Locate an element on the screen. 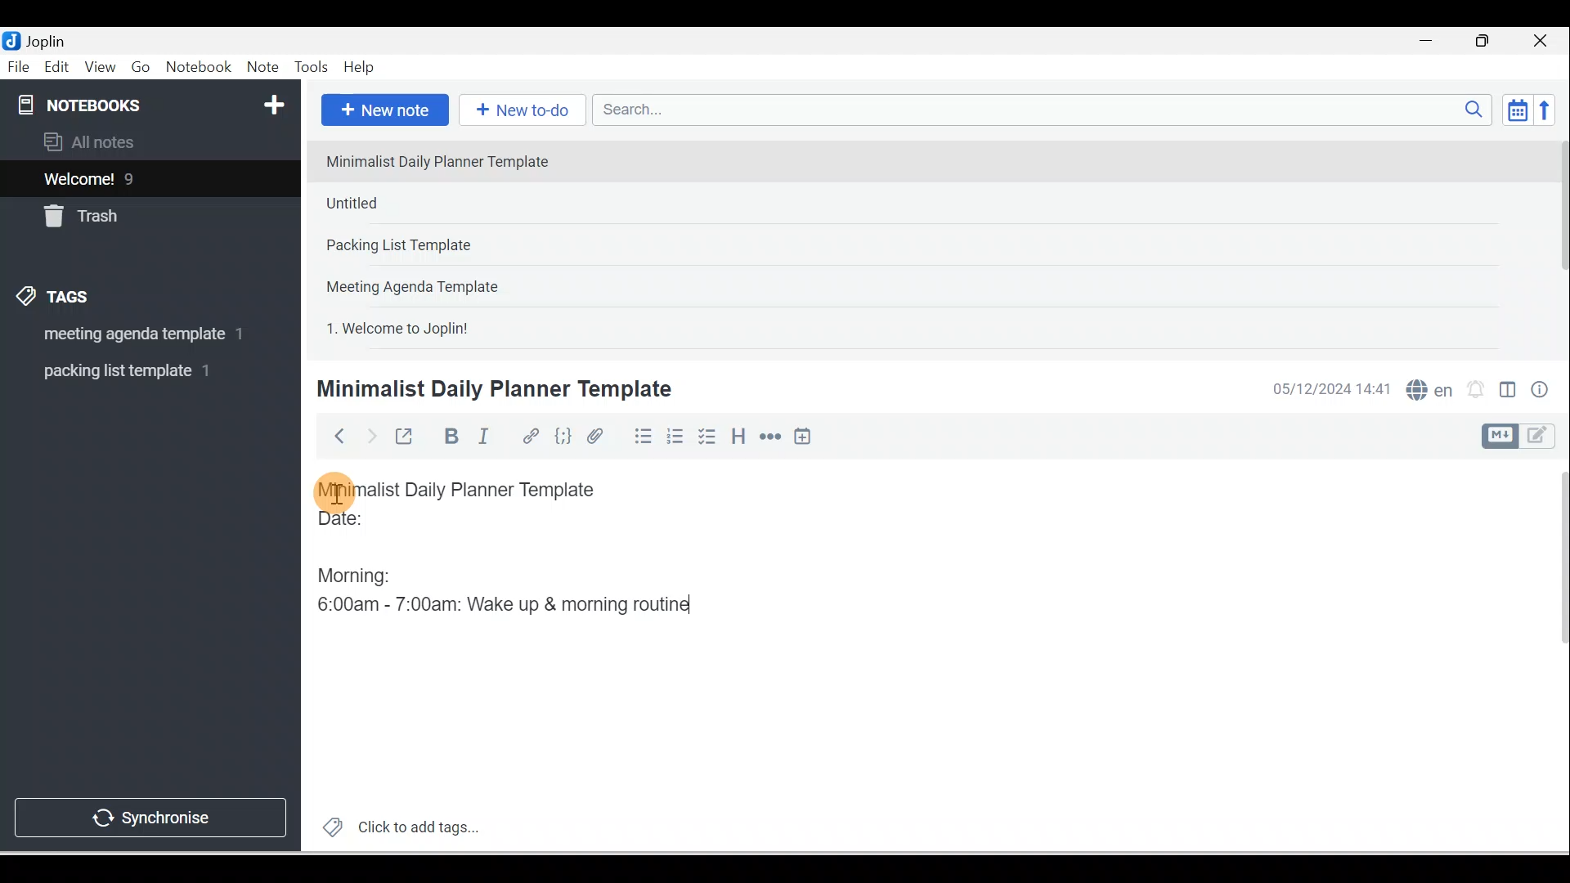 The width and height of the screenshot is (1570, 883). Joplin is located at coordinates (50, 39).